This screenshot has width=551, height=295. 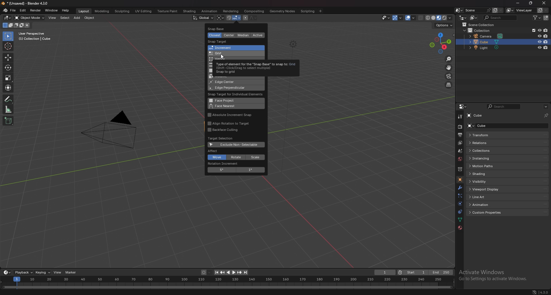 I want to click on jump to previous keyframe, so click(x=223, y=272).